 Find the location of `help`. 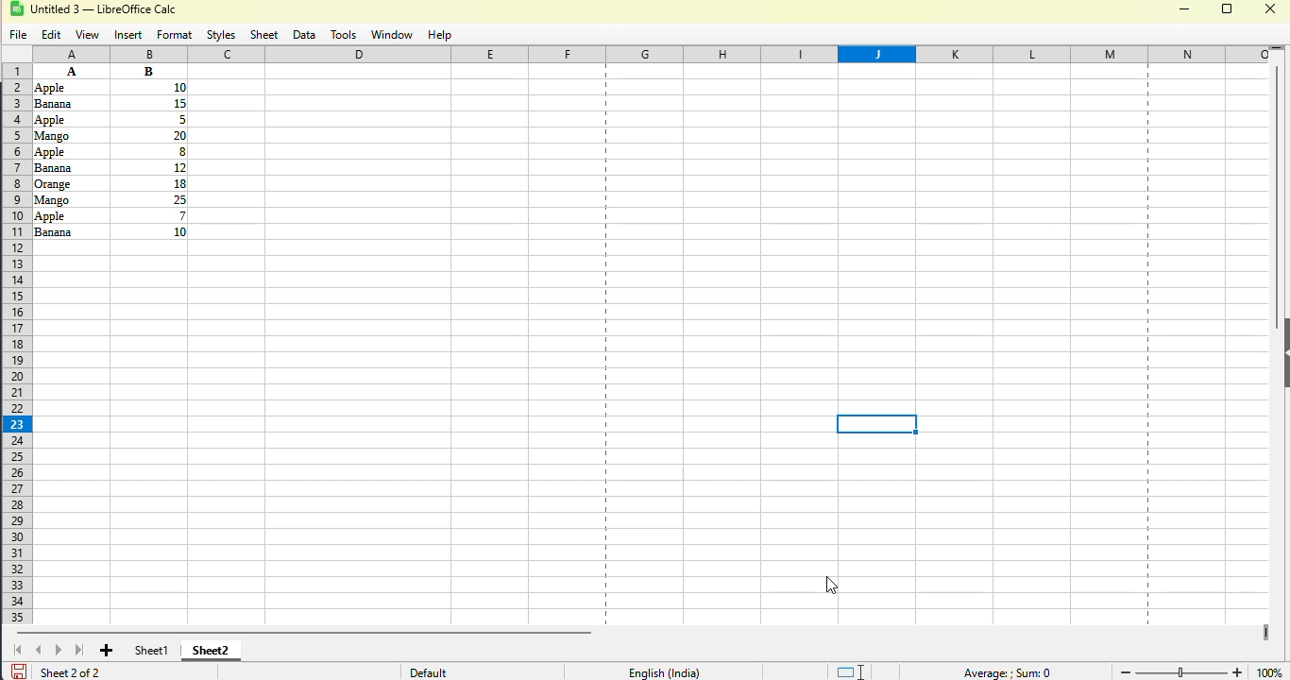

help is located at coordinates (438, 35).